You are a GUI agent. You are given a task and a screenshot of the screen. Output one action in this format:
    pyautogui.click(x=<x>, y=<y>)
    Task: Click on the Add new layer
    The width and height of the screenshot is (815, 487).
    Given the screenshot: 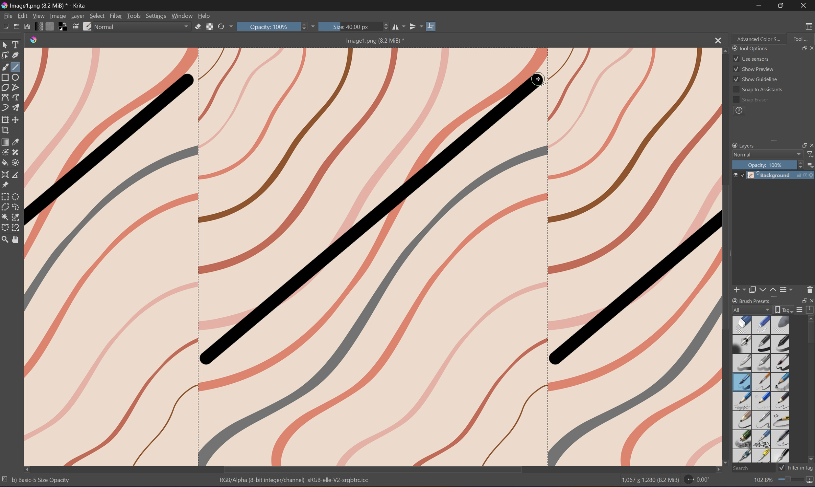 What is the action you would take?
    pyautogui.click(x=740, y=289)
    